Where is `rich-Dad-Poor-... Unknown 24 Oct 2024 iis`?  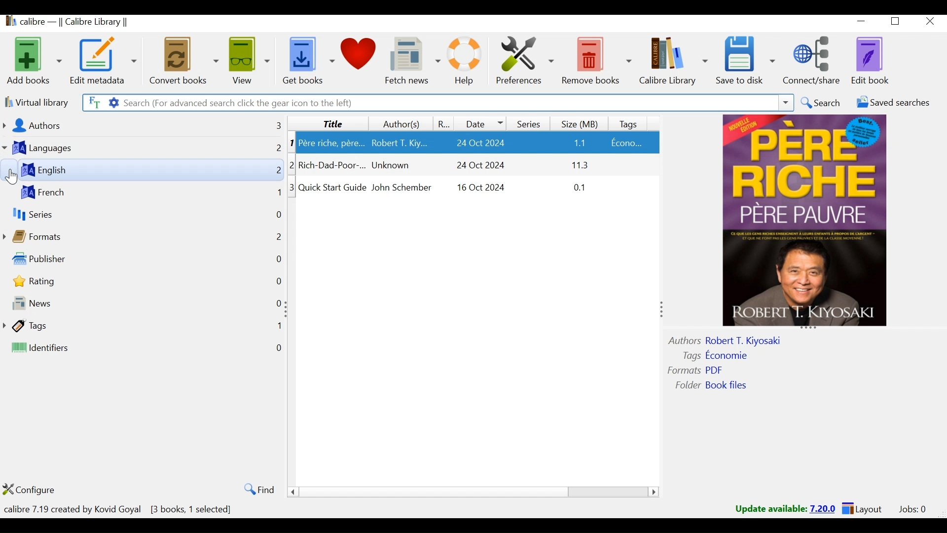 rich-Dad-Poor-... Unknown 24 Oct 2024 iis is located at coordinates (478, 166).